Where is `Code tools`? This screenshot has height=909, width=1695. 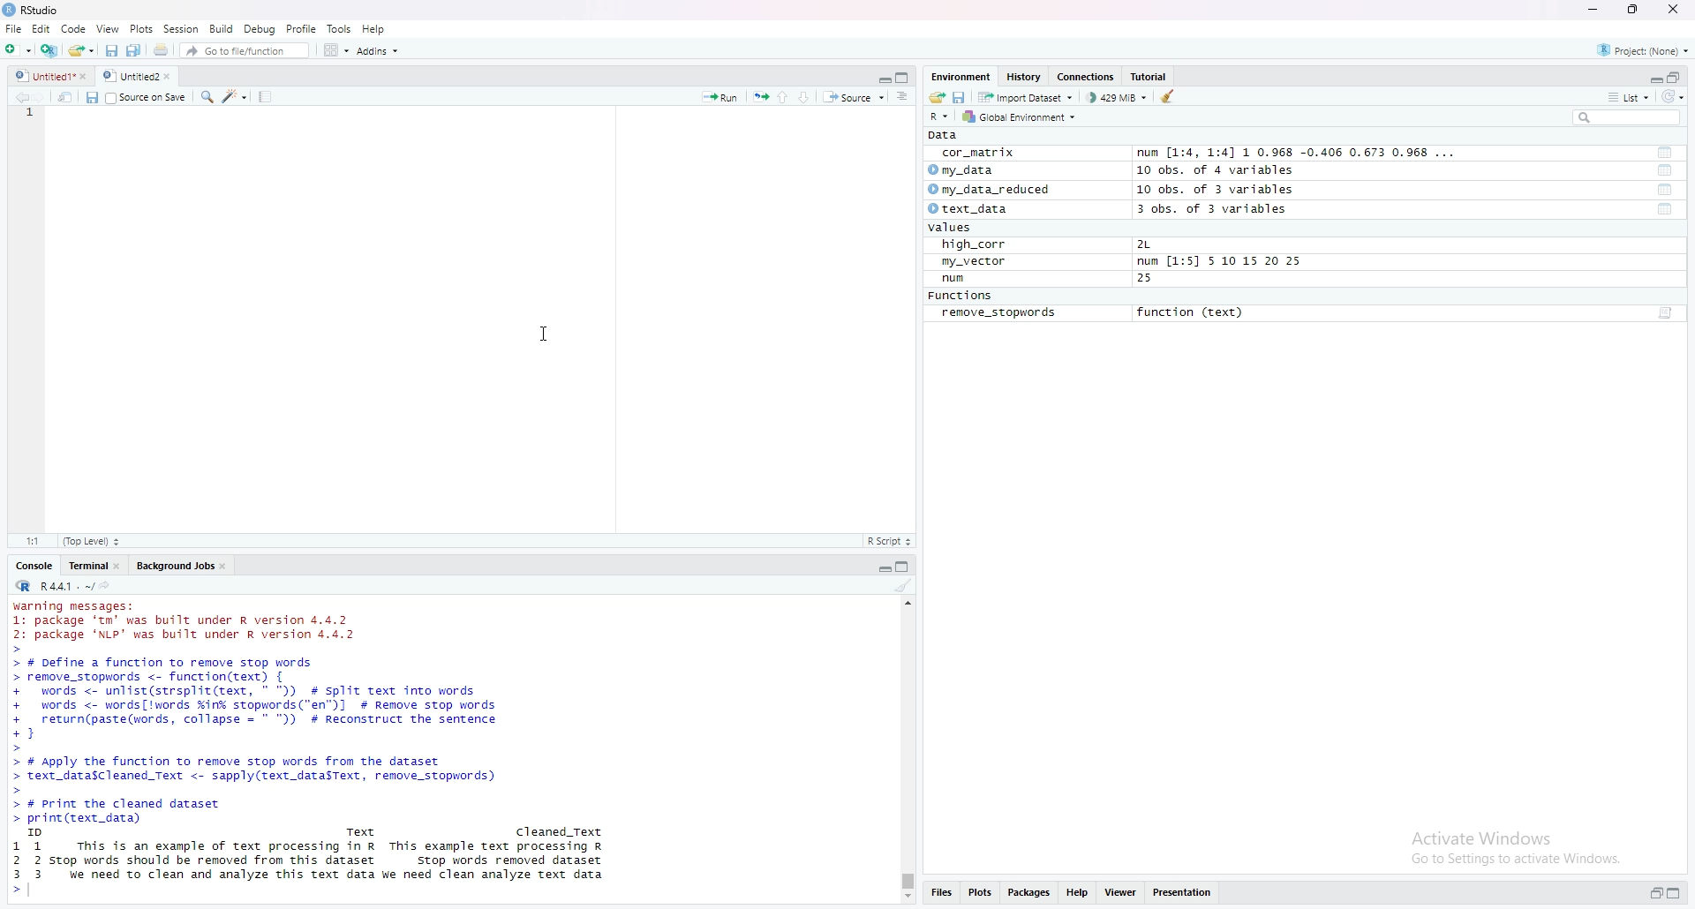
Code tools is located at coordinates (237, 98).